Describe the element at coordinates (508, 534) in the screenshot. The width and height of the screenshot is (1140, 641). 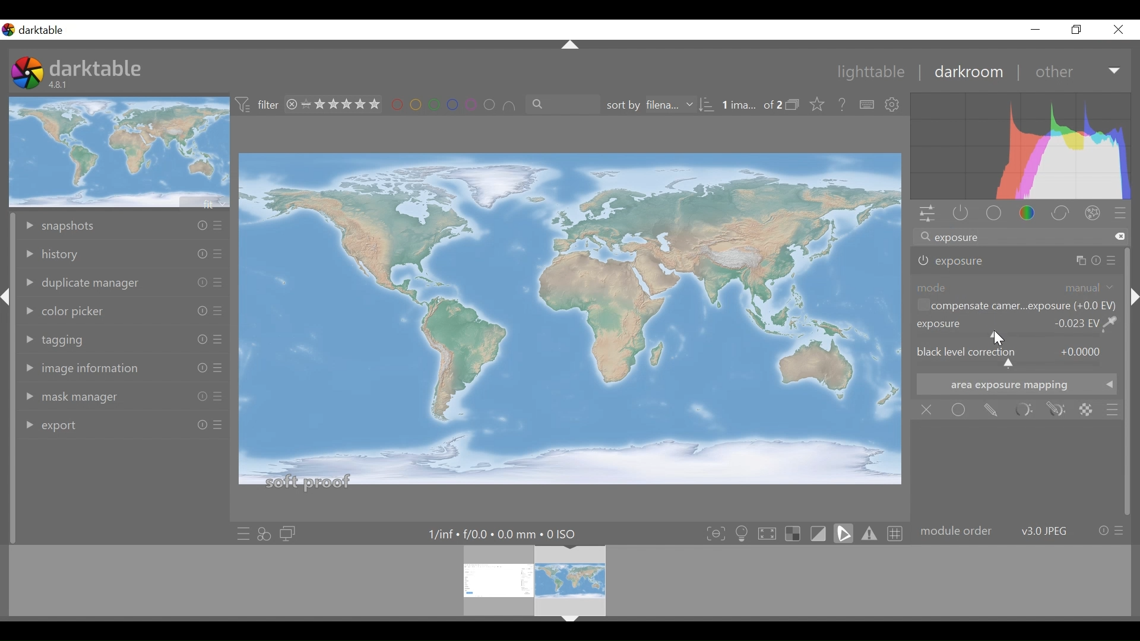
I see `Maximum Exposure` at that location.